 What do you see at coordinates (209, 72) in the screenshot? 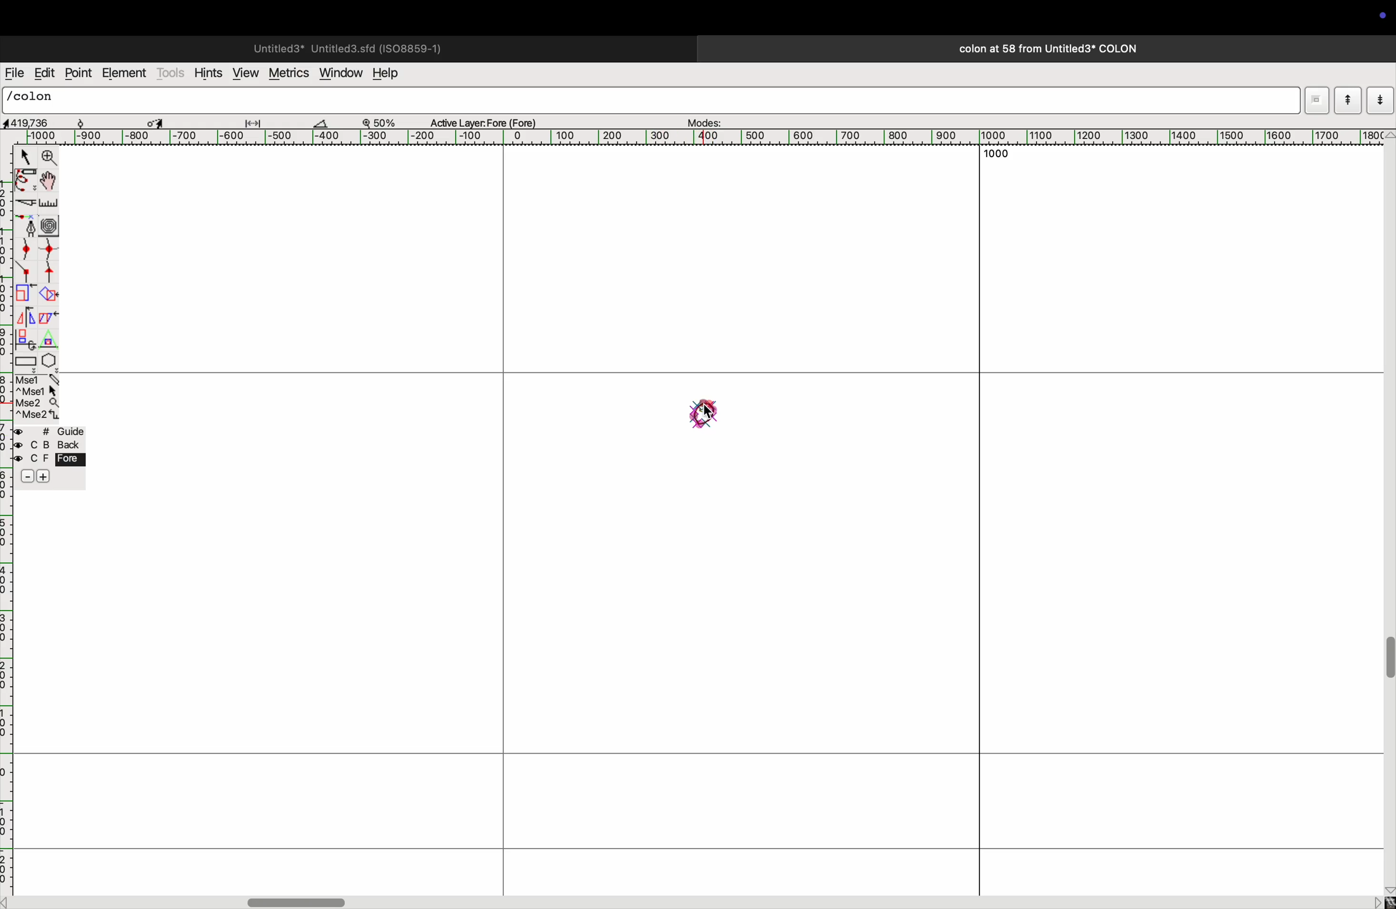
I see `hints` at bounding box center [209, 72].